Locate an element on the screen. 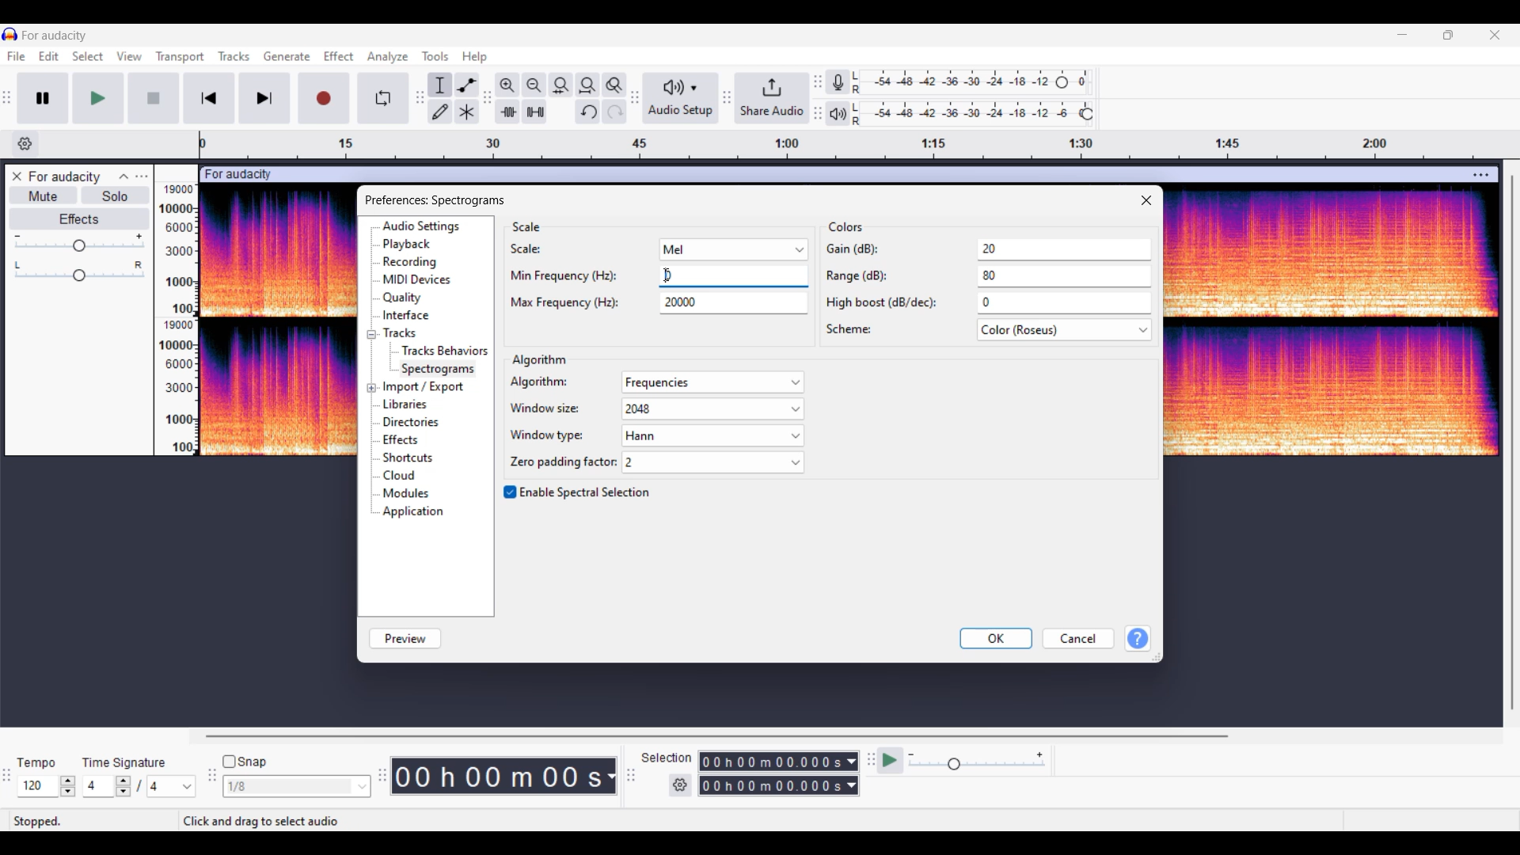  Horizontal slide bar is located at coordinates (722, 736).